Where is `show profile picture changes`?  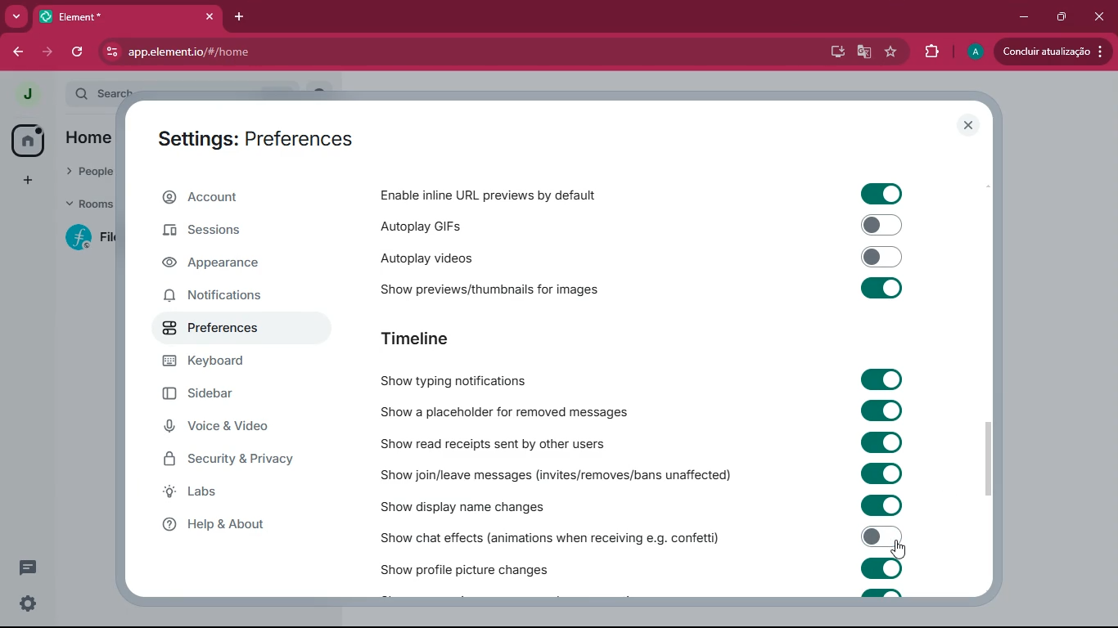 show profile picture changes is located at coordinates (467, 566).